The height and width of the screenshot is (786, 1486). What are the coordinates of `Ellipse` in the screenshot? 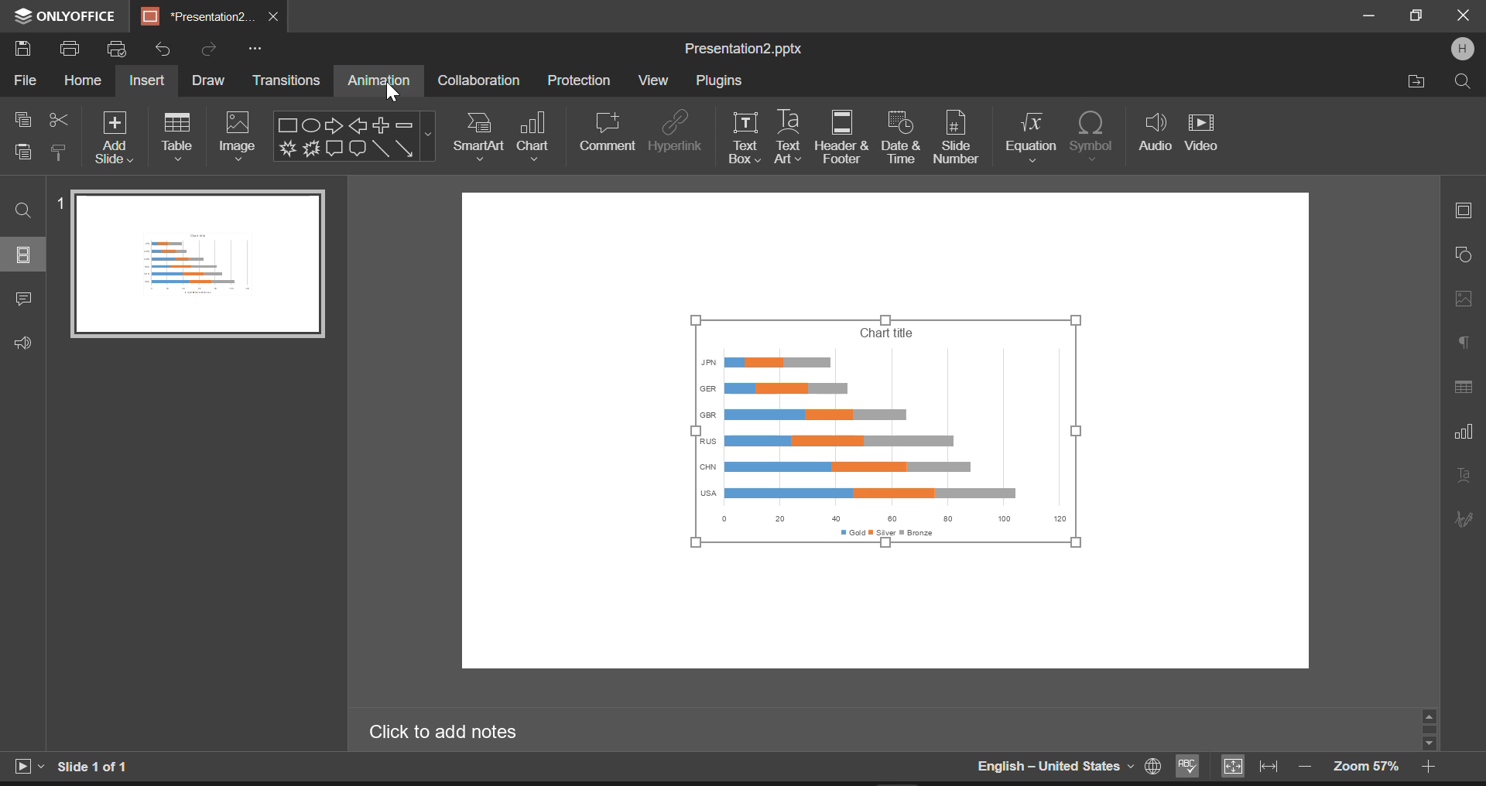 It's located at (310, 125).